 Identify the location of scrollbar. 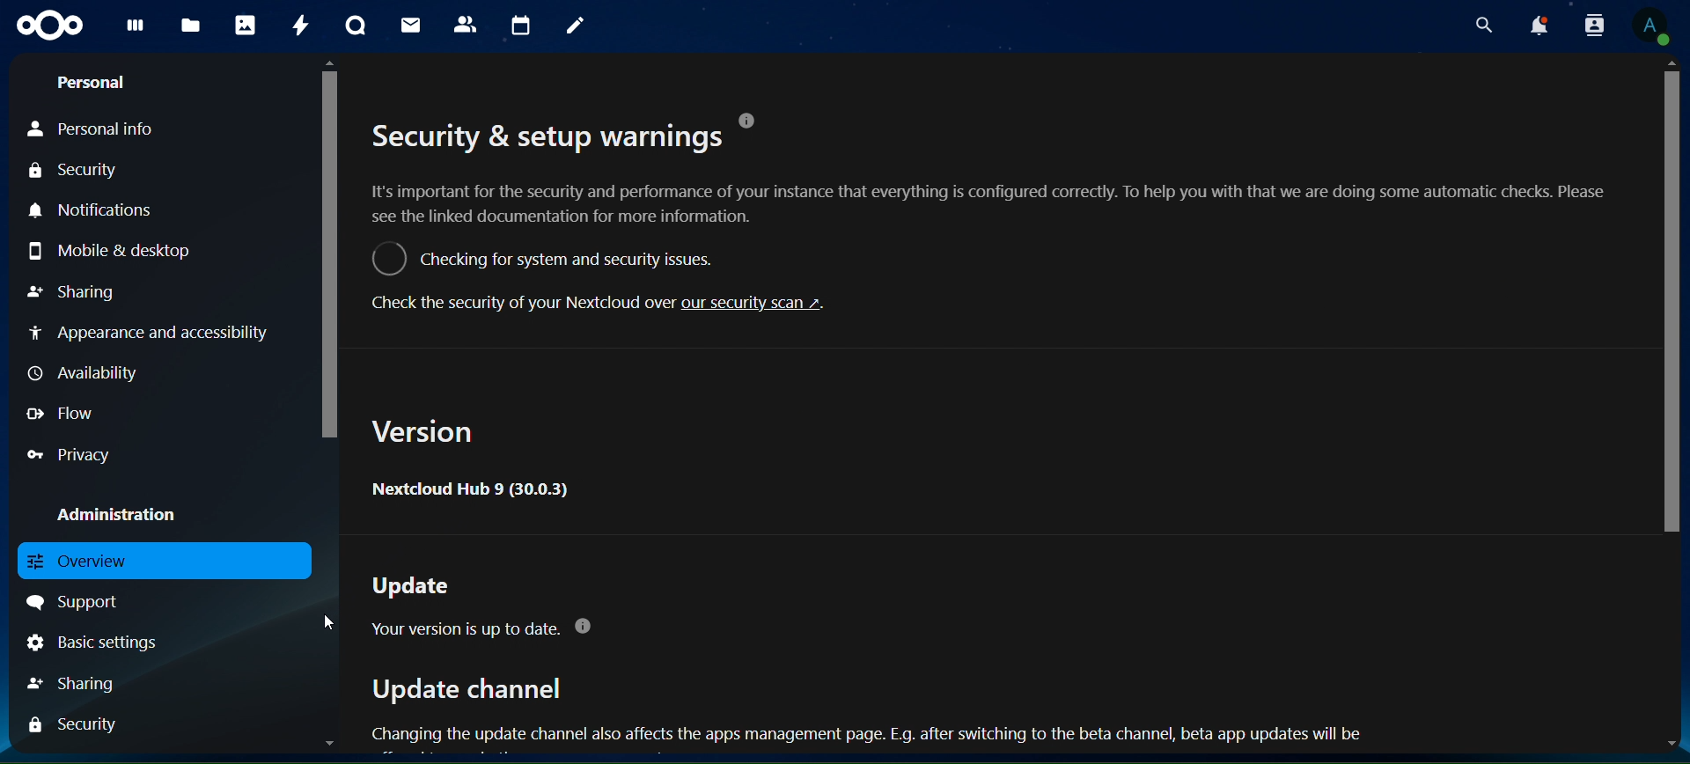
(327, 248).